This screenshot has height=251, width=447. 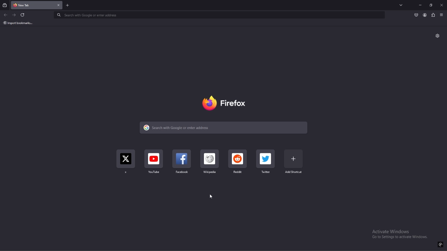 I want to click on close tab, so click(x=58, y=5).